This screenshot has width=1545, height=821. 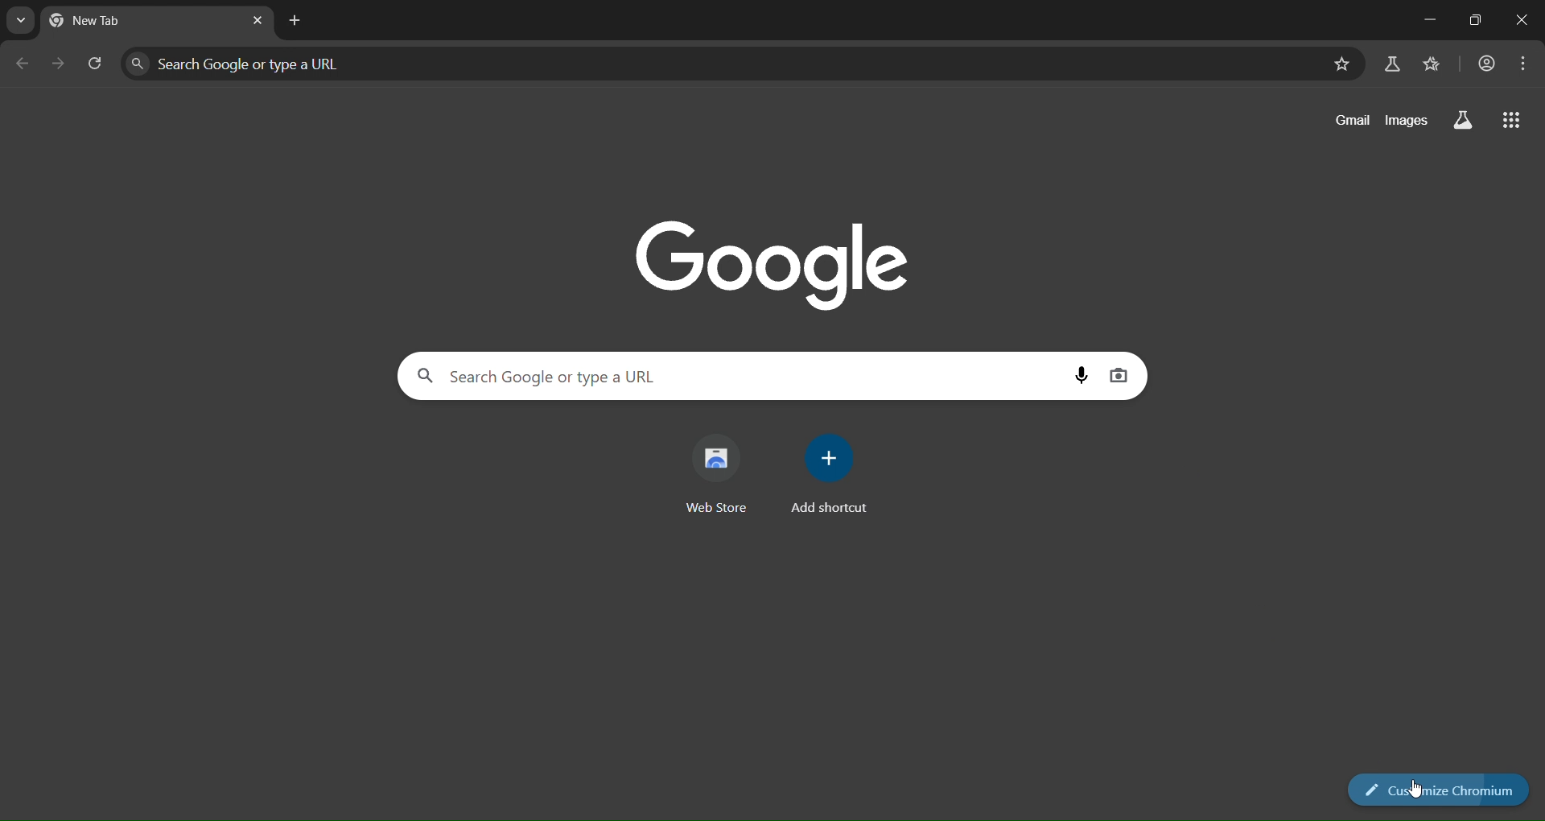 What do you see at coordinates (115, 22) in the screenshot?
I see `current tab` at bounding box center [115, 22].